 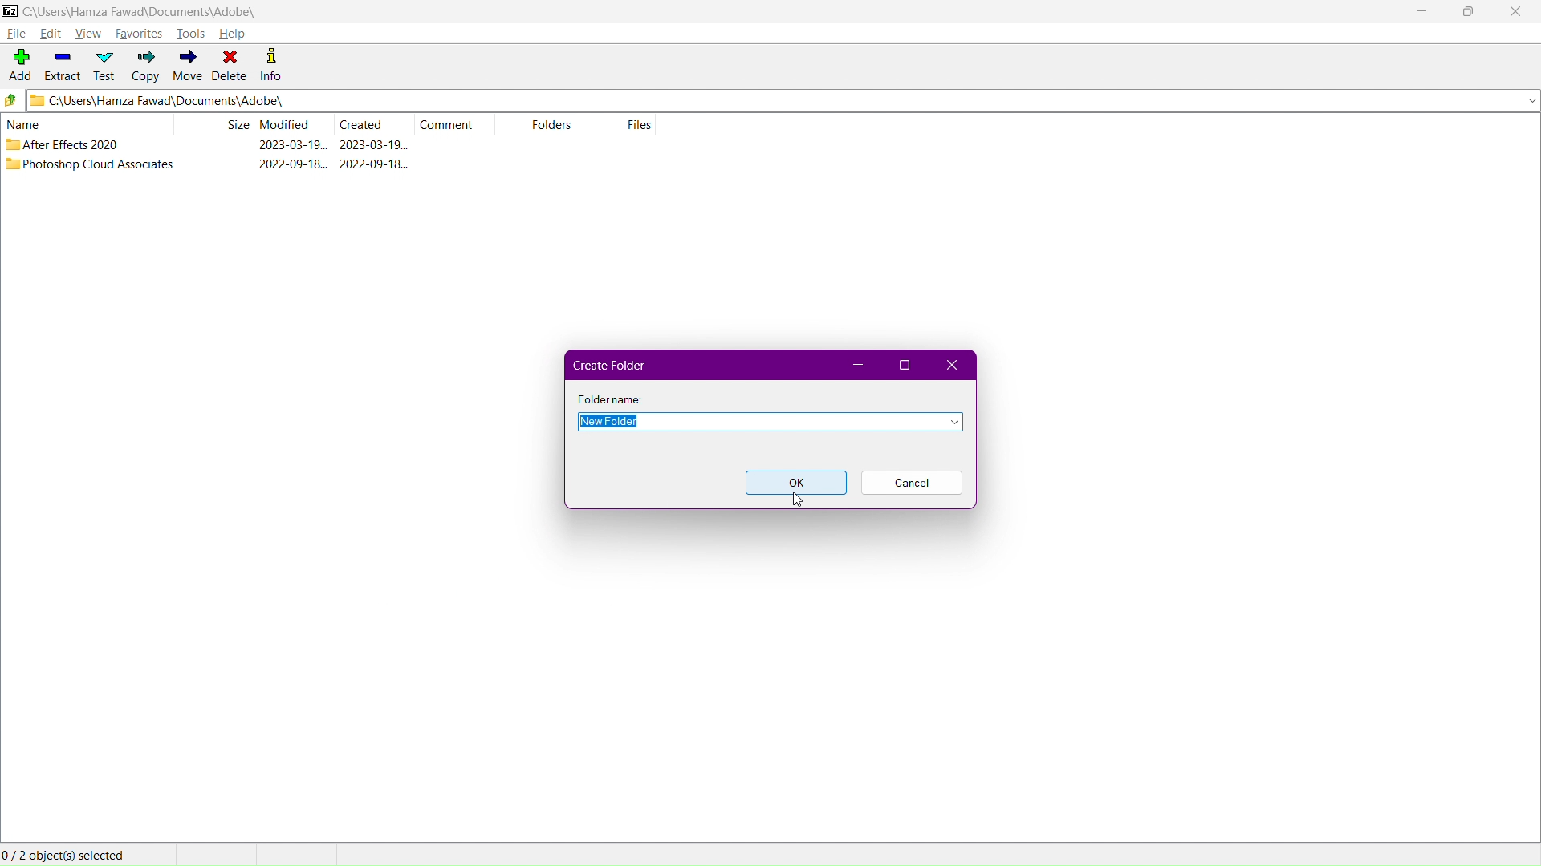 What do you see at coordinates (238, 34) in the screenshot?
I see `Help` at bounding box center [238, 34].